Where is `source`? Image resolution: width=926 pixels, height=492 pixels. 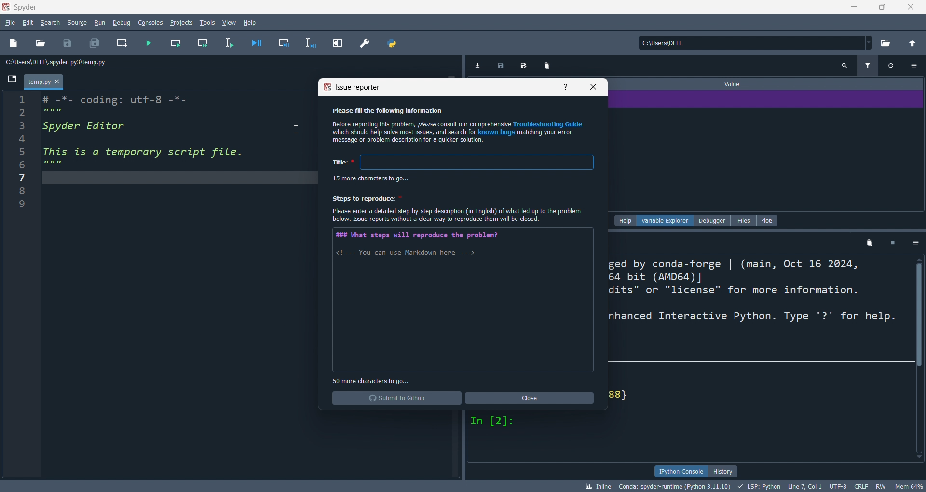 source is located at coordinates (77, 23).